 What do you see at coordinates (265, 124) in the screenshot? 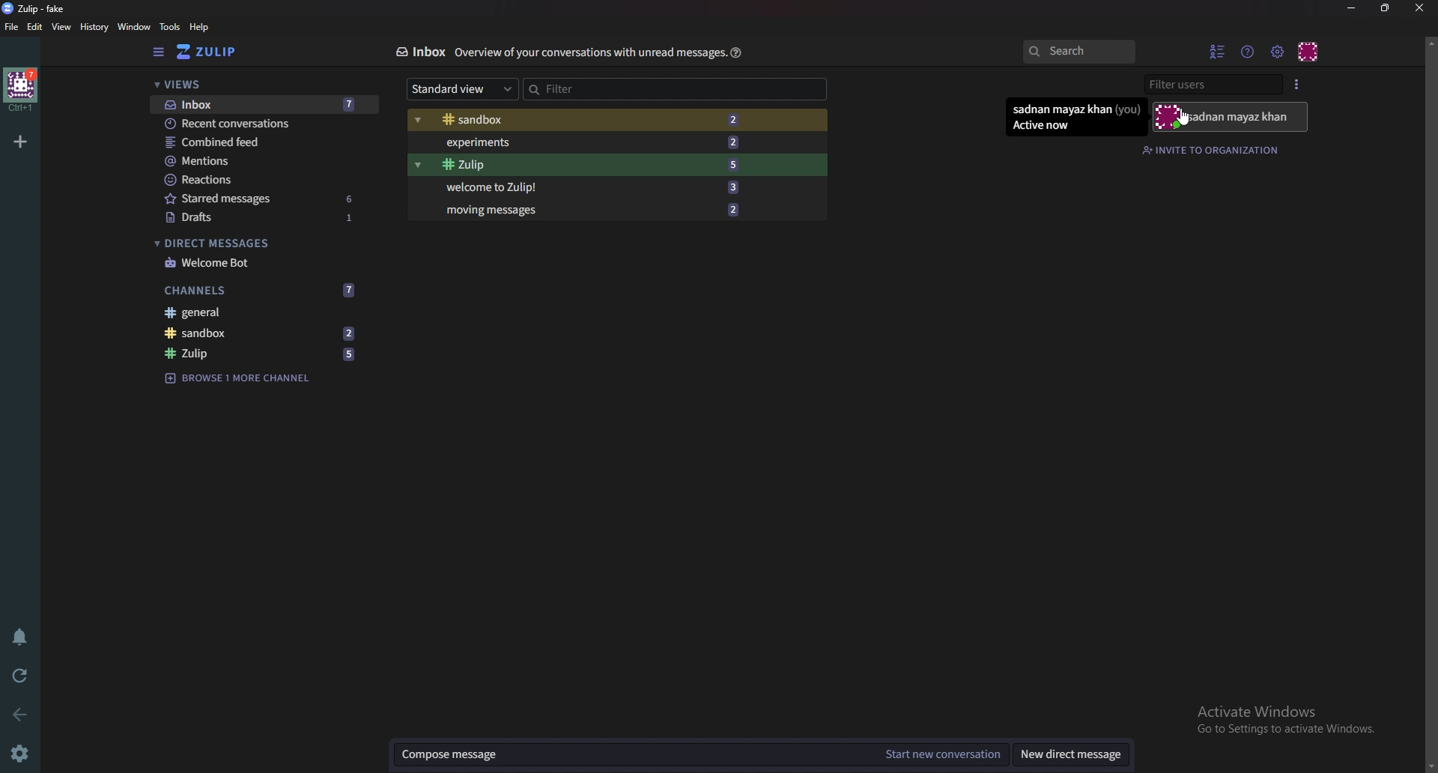
I see `Recent conversations` at bounding box center [265, 124].